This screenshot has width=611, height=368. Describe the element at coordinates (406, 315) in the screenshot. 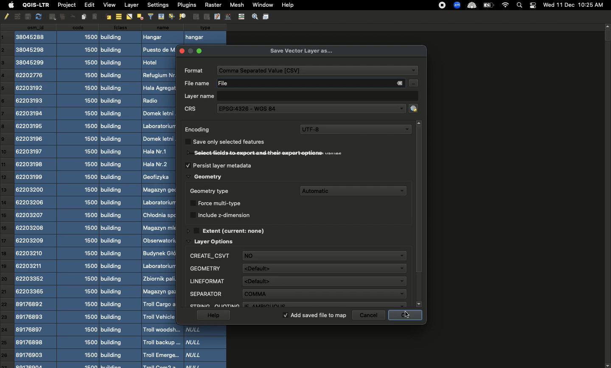

I see `ok` at that location.